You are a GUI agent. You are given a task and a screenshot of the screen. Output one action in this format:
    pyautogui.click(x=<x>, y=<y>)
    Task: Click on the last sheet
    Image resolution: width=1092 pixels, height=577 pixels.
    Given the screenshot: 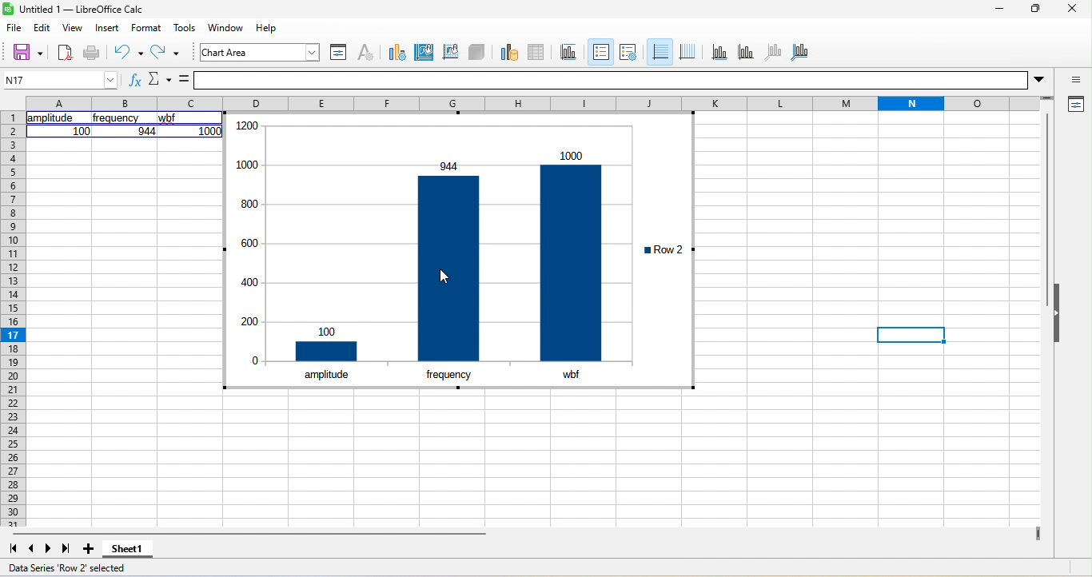 What is the action you would take?
    pyautogui.click(x=69, y=550)
    